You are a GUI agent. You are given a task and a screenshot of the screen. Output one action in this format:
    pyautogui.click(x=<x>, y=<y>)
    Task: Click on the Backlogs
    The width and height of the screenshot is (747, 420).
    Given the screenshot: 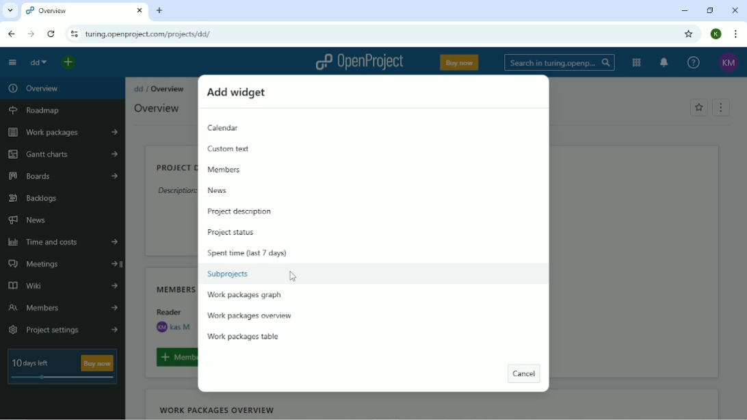 What is the action you would take?
    pyautogui.click(x=35, y=198)
    